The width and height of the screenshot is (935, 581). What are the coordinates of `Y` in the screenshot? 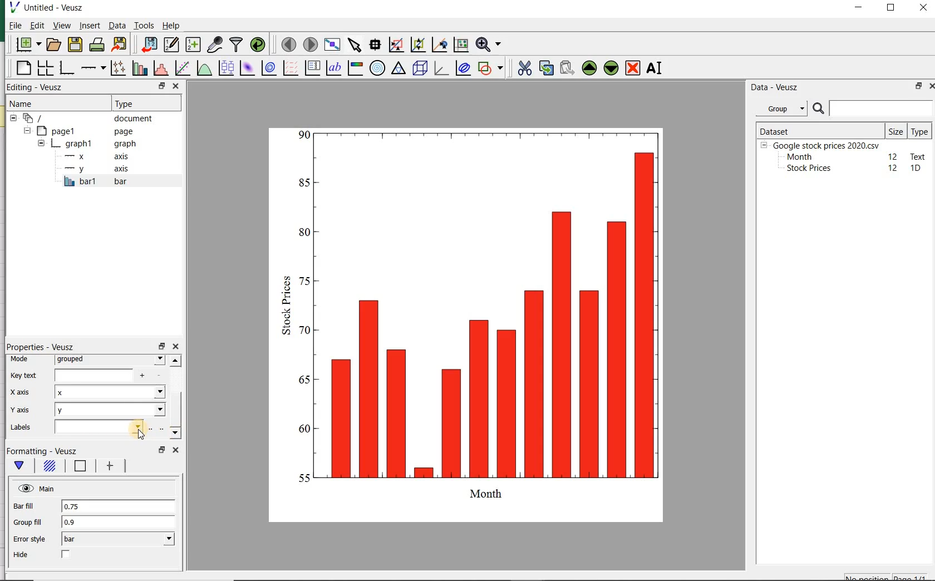 It's located at (111, 409).